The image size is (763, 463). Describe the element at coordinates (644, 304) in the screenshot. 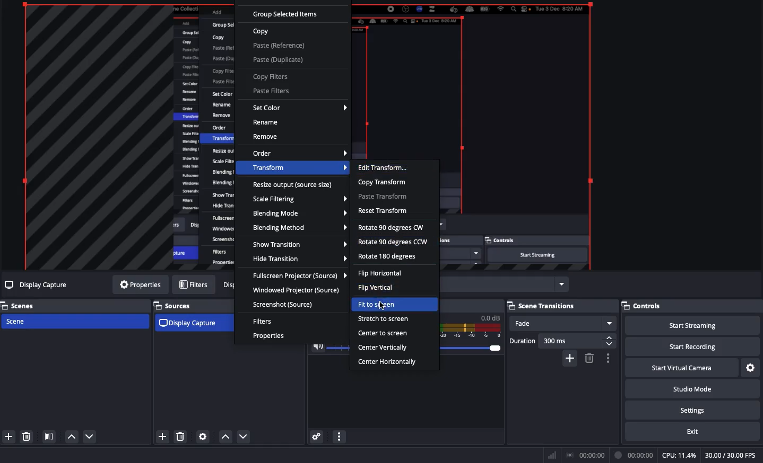

I see `Controls` at that location.